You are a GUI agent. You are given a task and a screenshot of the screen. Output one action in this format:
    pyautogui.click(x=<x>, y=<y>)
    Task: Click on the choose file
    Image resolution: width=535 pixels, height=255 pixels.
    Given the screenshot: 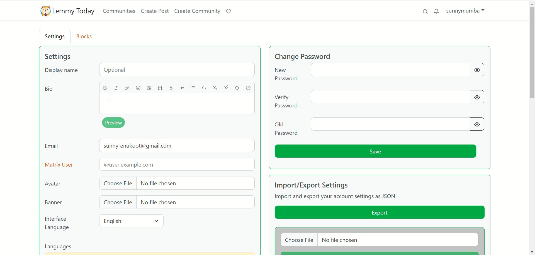 What is the action you would take?
    pyautogui.click(x=175, y=203)
    